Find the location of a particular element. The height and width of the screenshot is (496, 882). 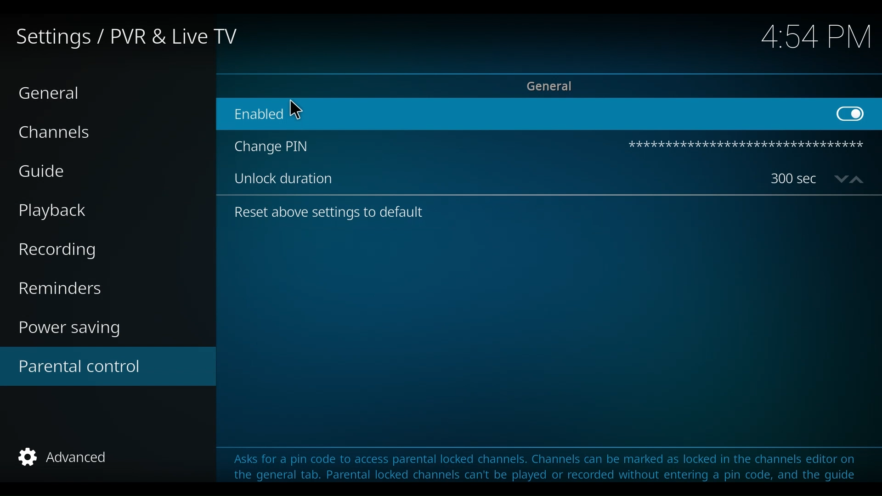

Playback is located at coordinates (53, 211).